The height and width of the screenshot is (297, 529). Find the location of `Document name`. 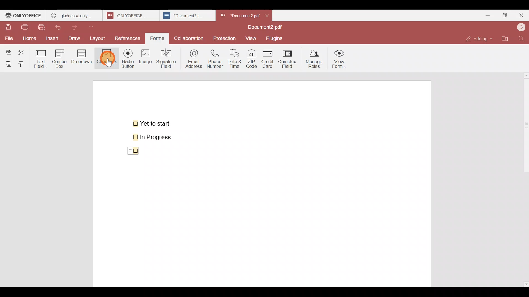

Document name is located at coordinates (239, 14).